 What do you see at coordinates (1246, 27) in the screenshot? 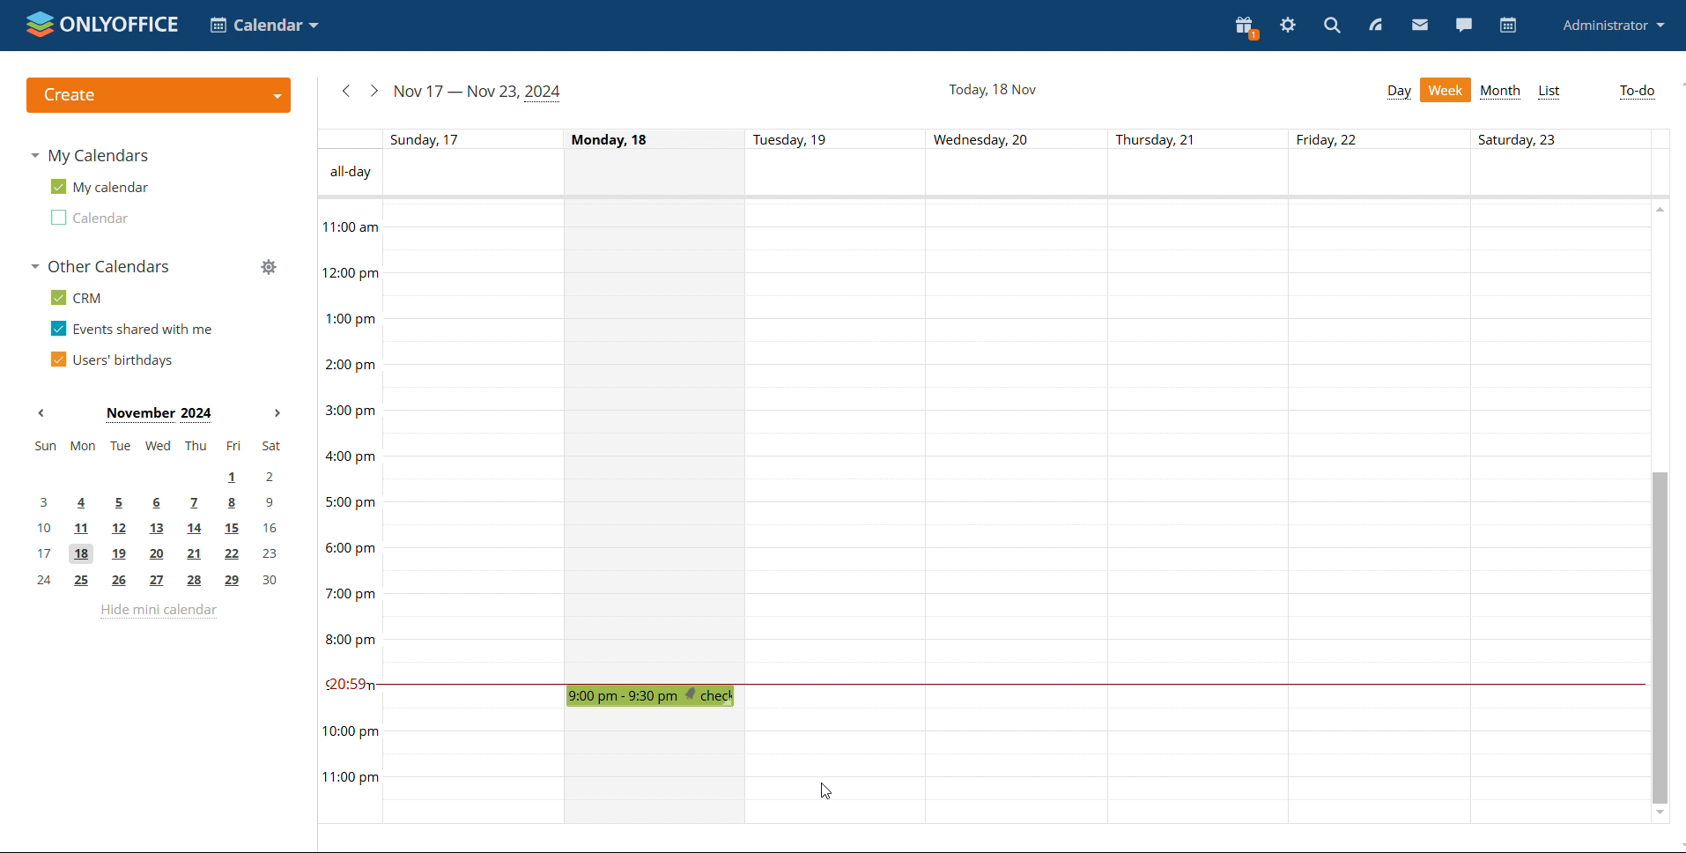
I see `present` at bounding box center [1246, 27].